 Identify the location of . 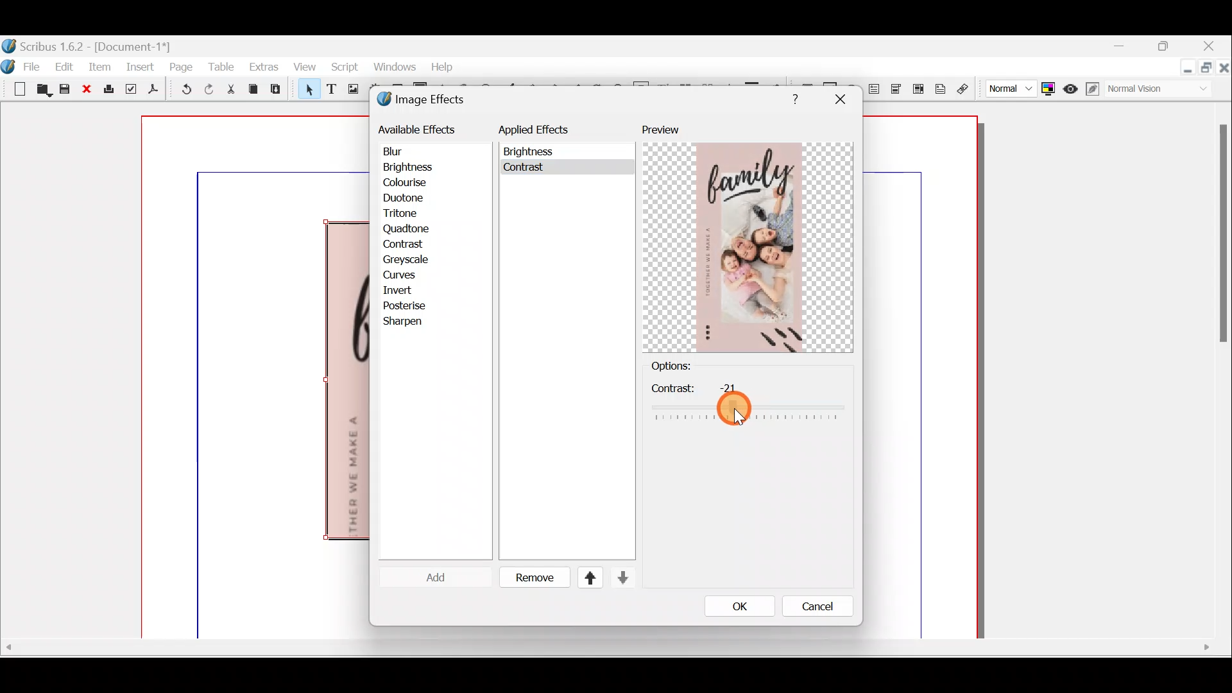
(605, 647).